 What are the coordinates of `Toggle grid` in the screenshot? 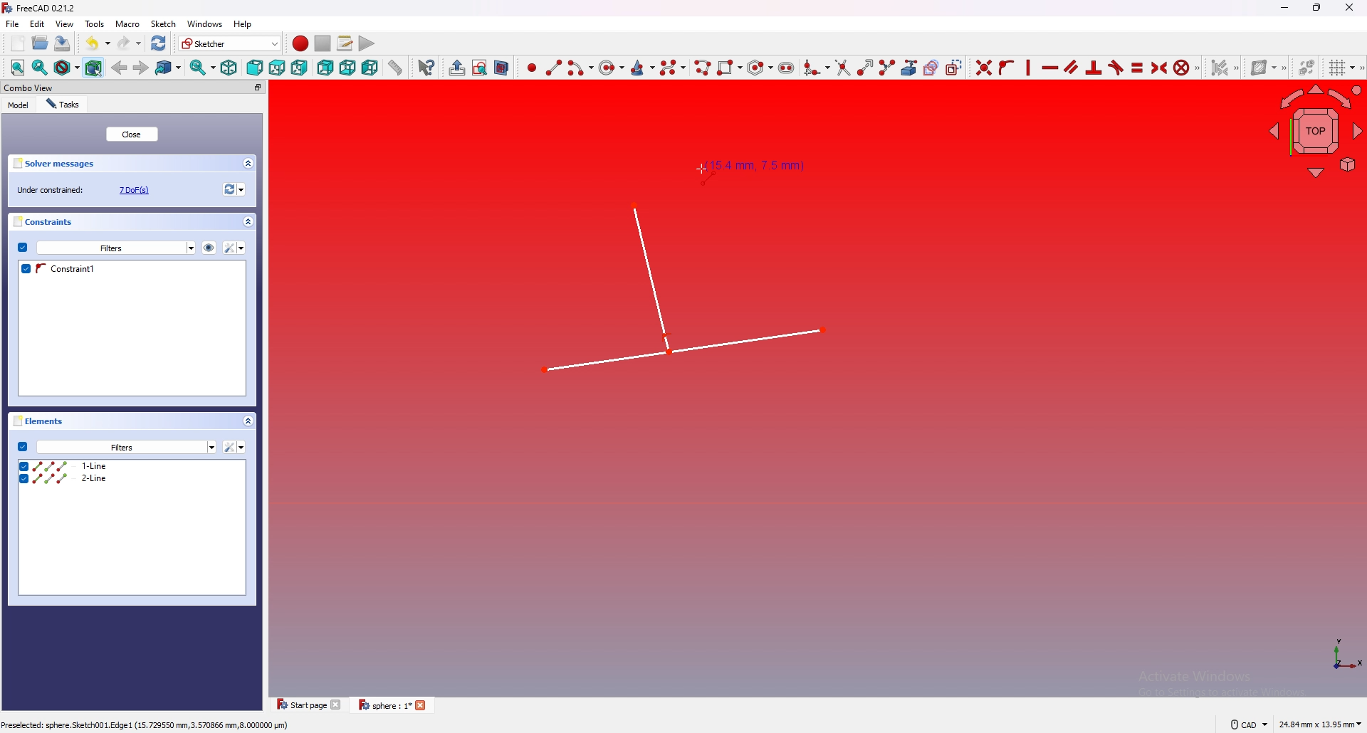 It's located at (1339, 68).